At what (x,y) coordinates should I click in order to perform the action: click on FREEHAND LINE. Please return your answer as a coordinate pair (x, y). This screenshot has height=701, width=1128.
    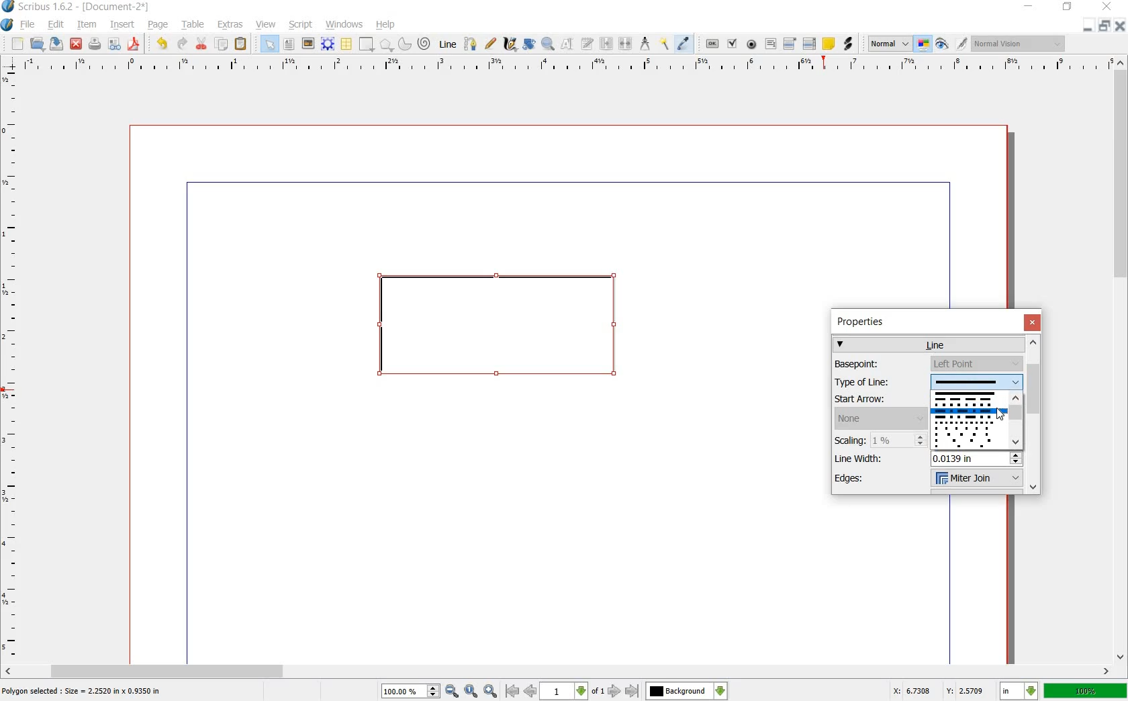
    Looking at the image, I should click on (491, 44).